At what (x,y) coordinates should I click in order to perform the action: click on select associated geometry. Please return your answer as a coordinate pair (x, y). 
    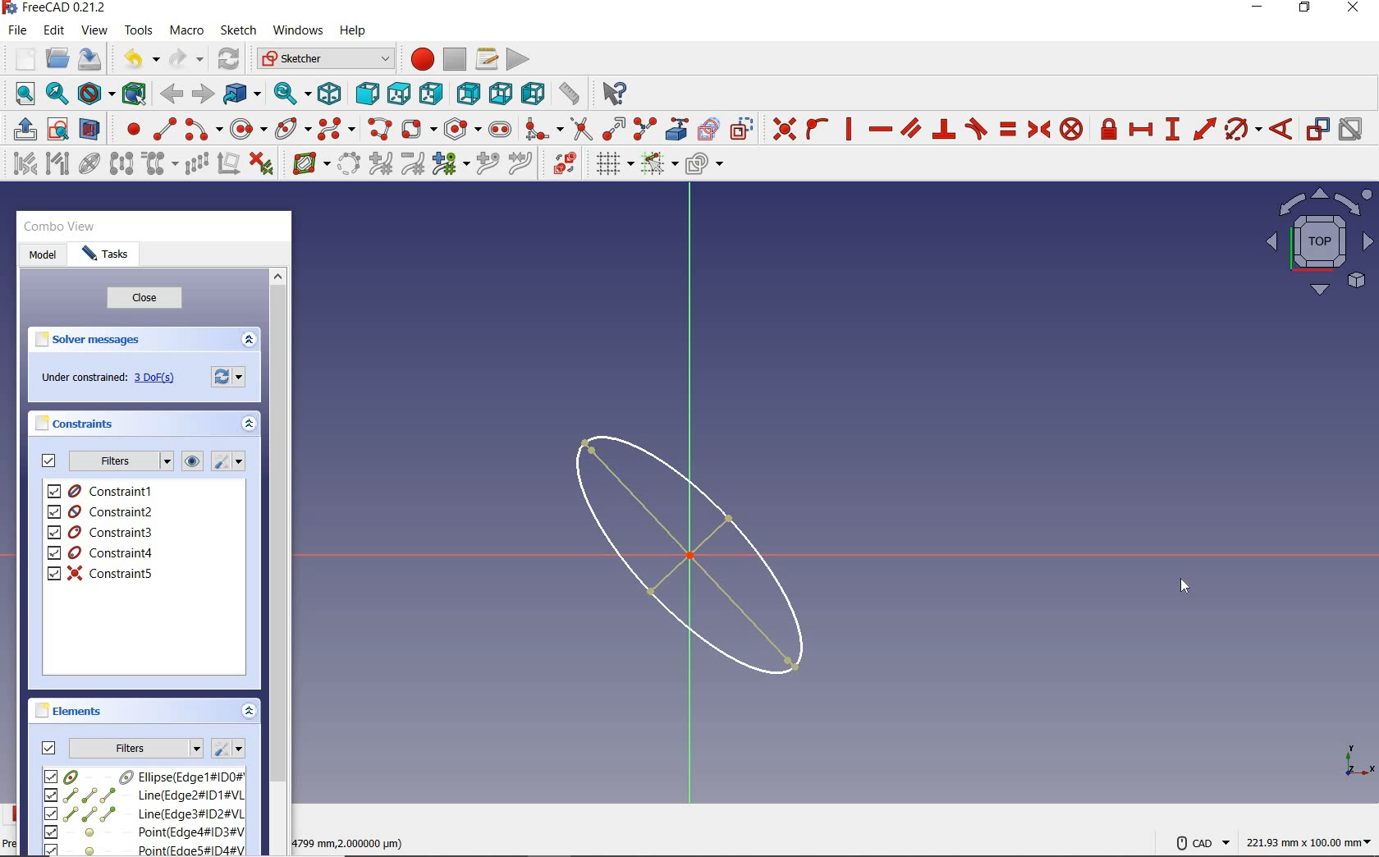
    Looking at the image, I should click on (57, 165).